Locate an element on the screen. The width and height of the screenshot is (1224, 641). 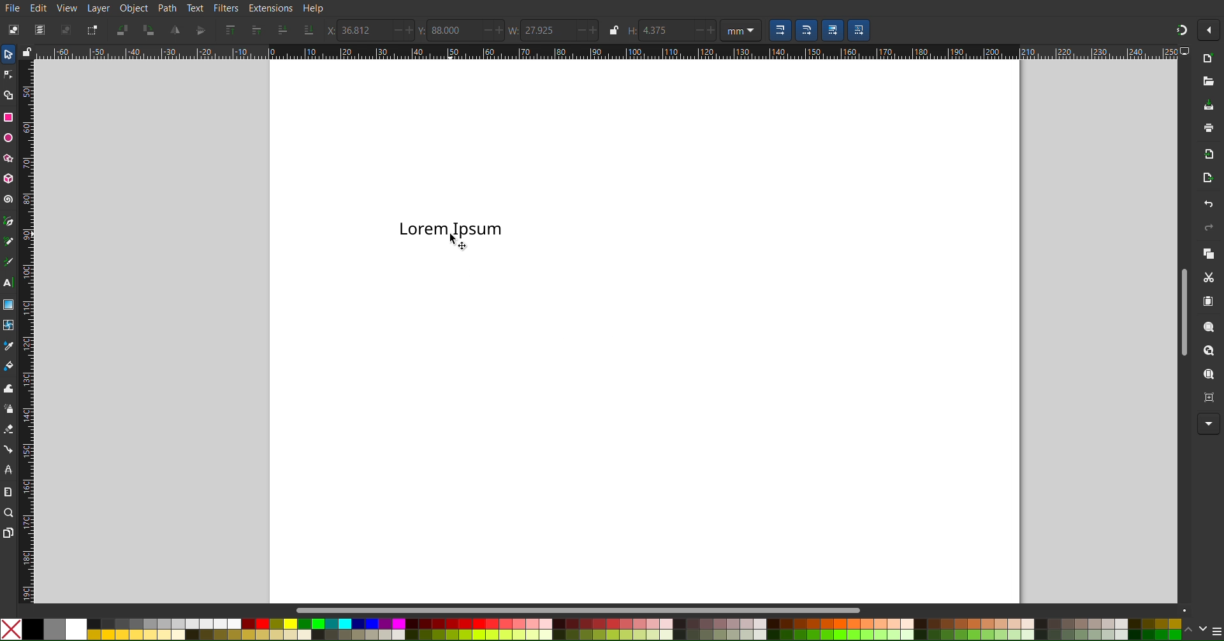
Vertical Ruler is located at coordinates (26, 331).